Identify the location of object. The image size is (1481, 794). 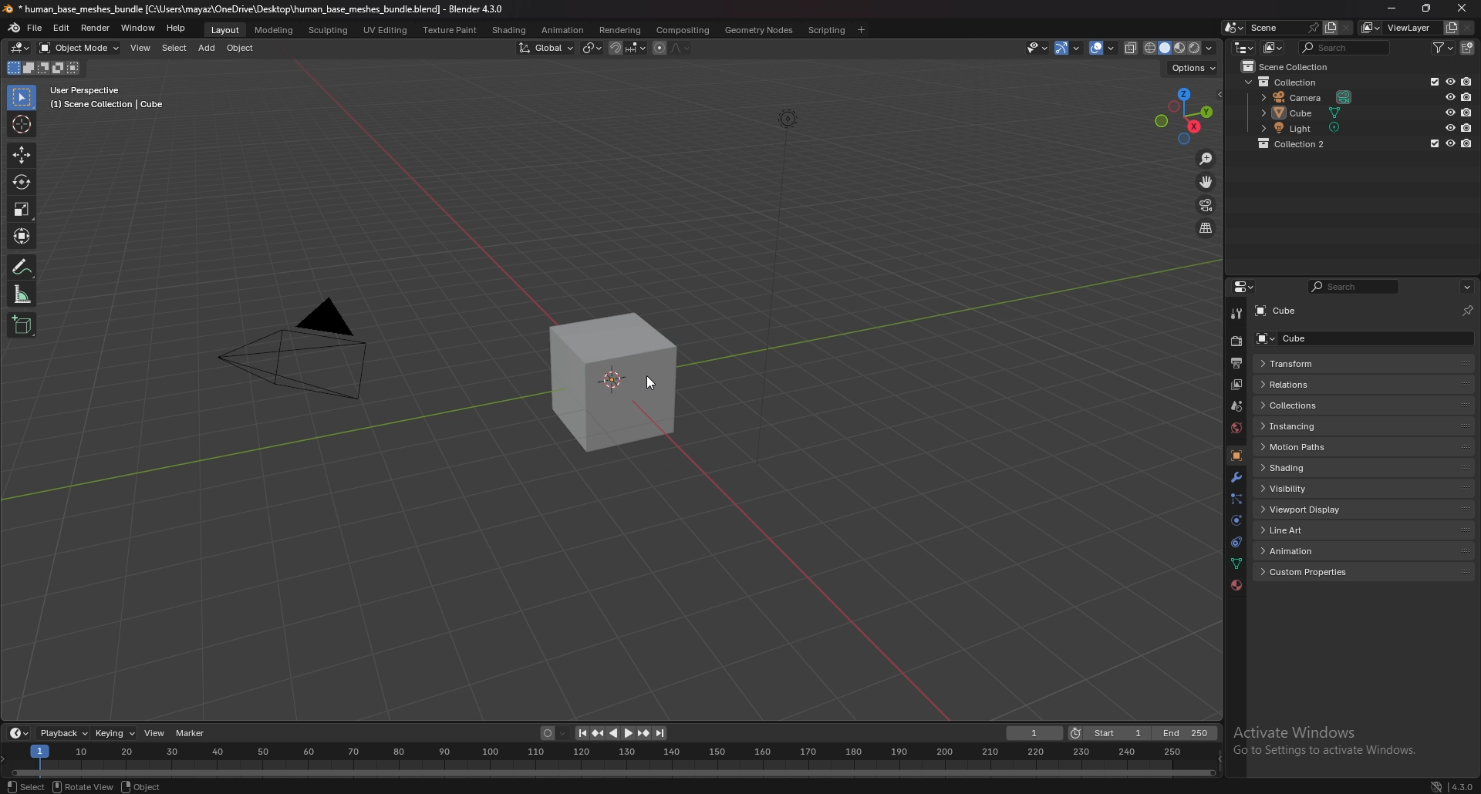
(241, 48).